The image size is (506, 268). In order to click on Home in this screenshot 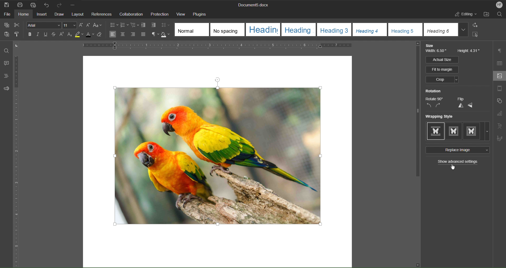, I will do `click(24, 15)`.